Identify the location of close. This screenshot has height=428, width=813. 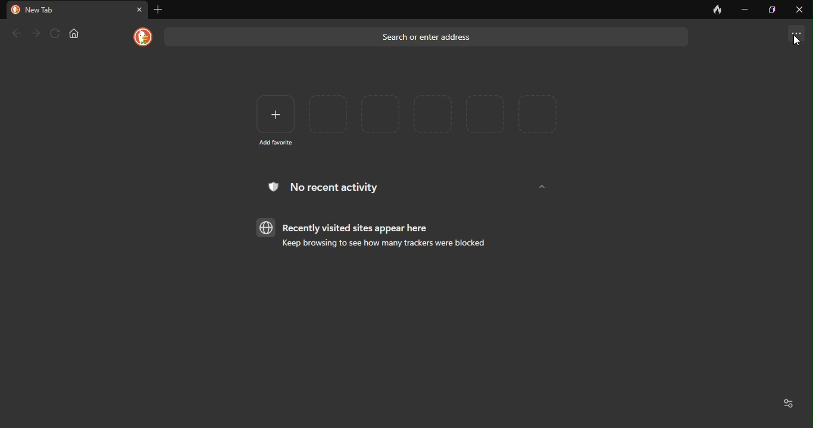
(139, 9).